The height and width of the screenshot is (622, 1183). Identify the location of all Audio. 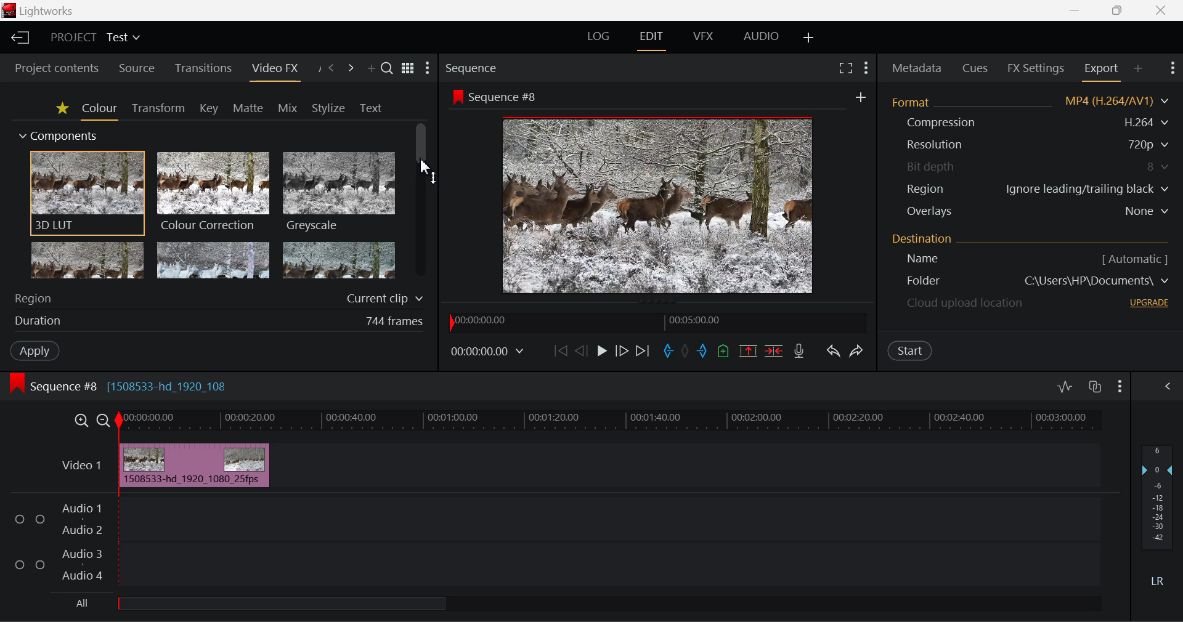
(282, 602).